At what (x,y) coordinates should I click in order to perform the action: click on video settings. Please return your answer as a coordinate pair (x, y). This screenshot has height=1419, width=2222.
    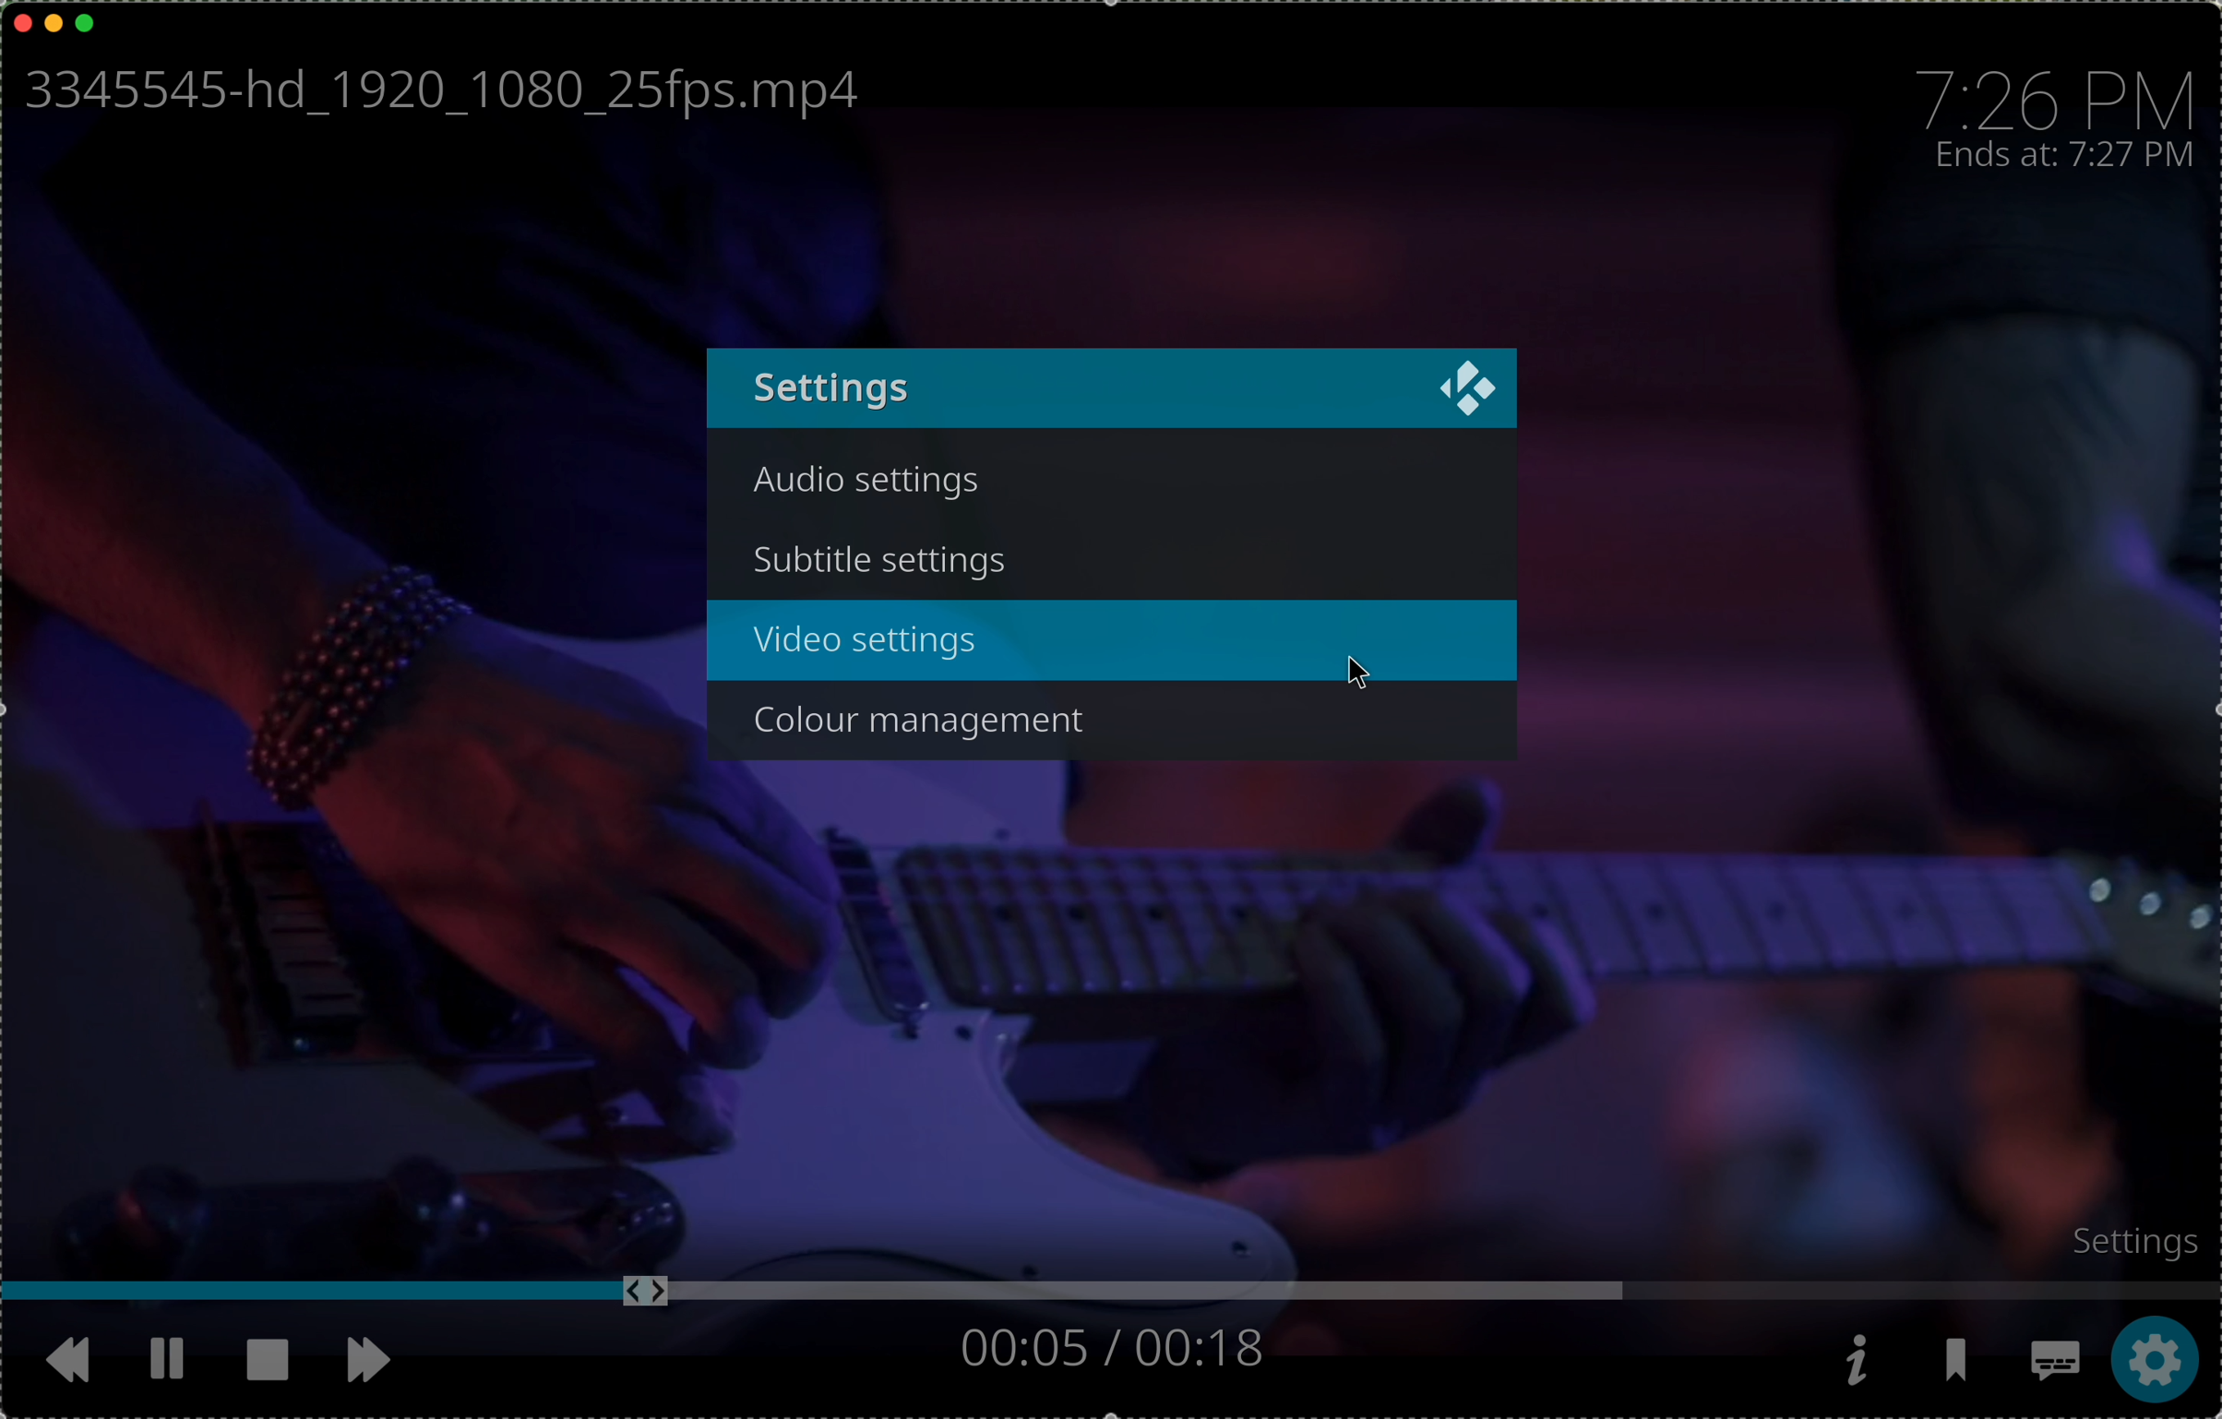
    Looking at the image, I should click on (867, 643).